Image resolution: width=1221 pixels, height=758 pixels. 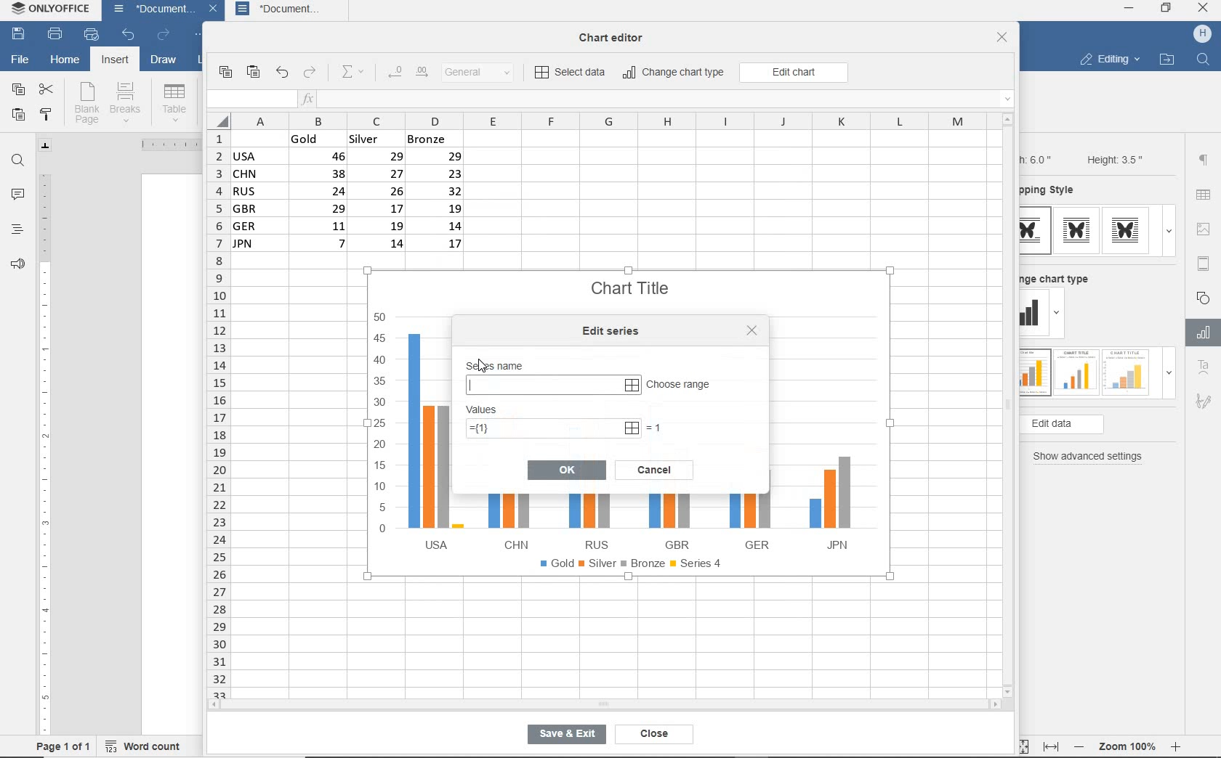 What do you see at coordinates (310, 73) in the screenshot?
I see `redo ` at bounding box center [310, 73].